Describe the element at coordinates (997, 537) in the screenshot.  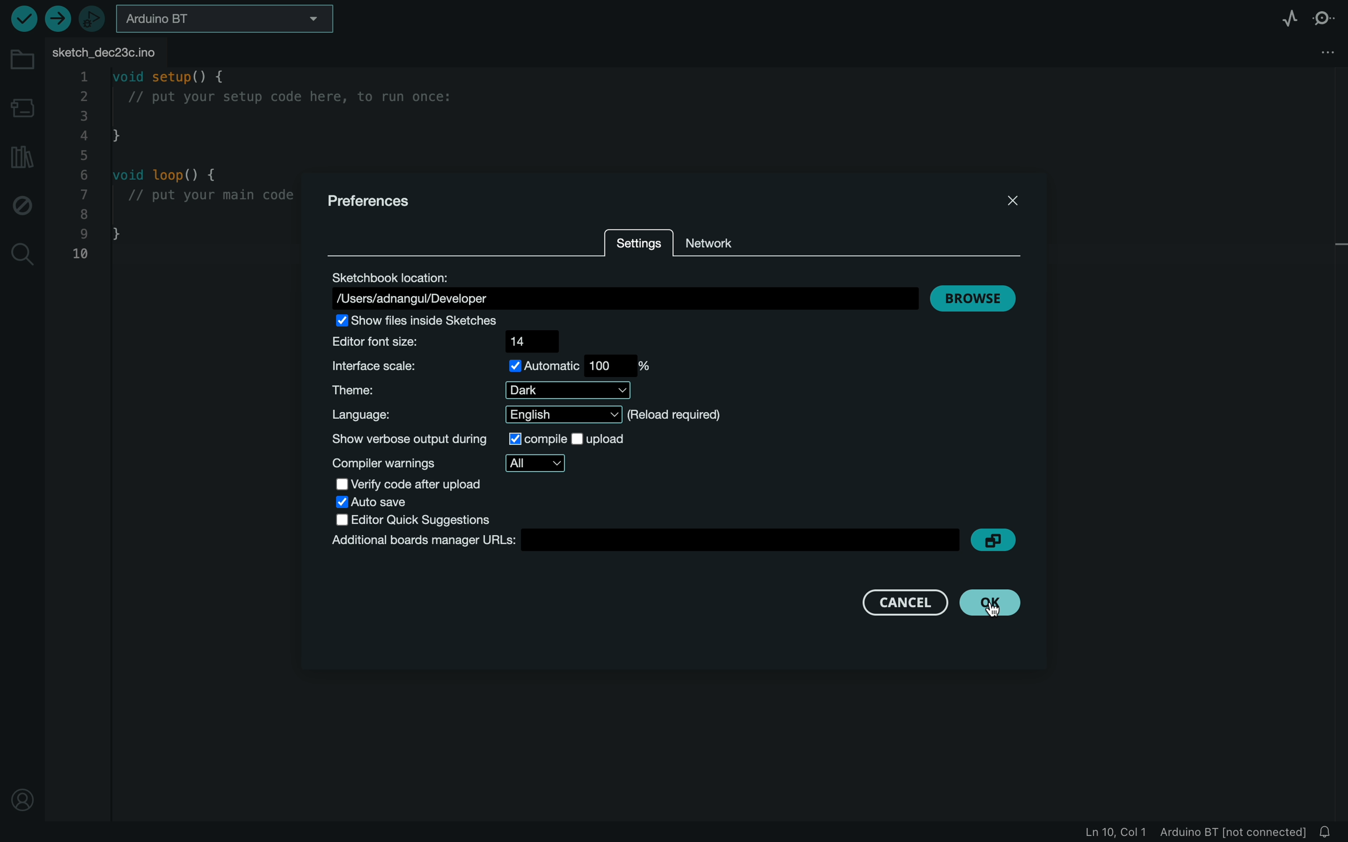
I see `copy` at that location.